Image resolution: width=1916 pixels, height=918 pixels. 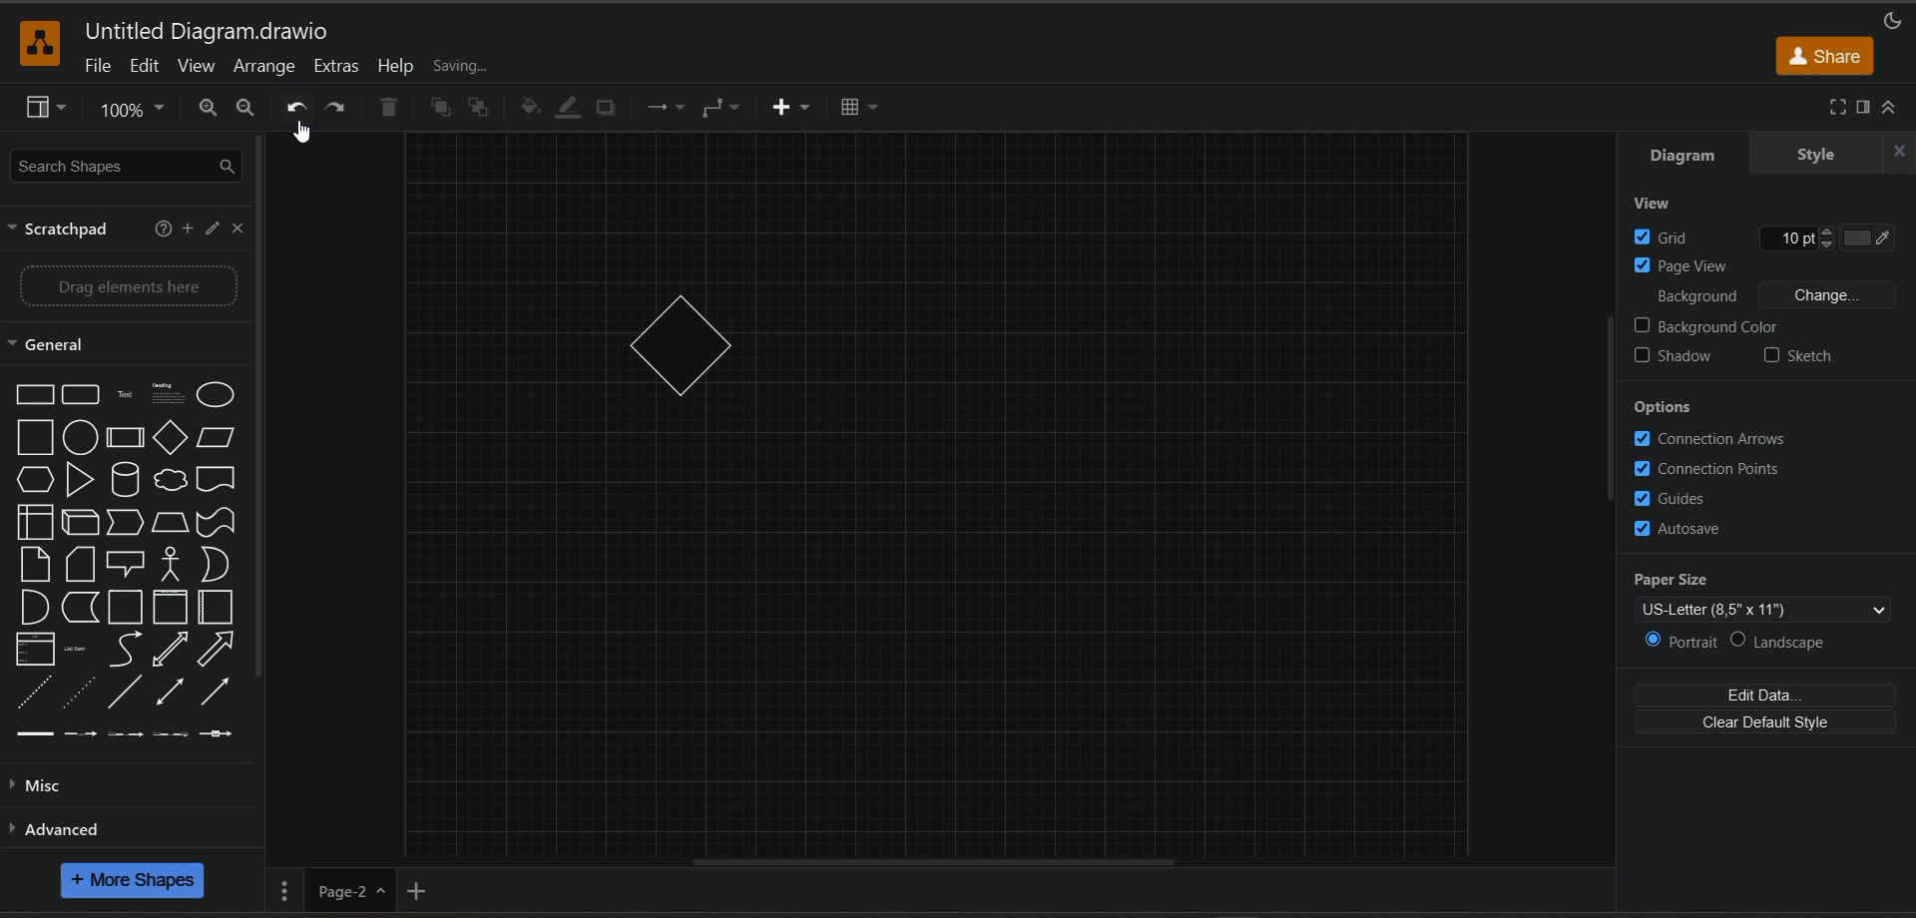 I want to click on Bidirectional Connector, so click(x=173, y=695).